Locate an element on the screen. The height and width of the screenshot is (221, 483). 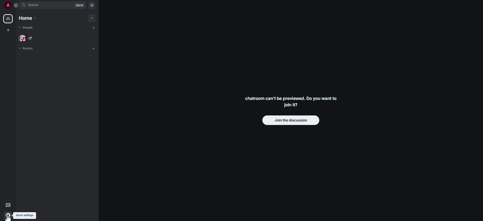
add is located at coordinates (94, 48).